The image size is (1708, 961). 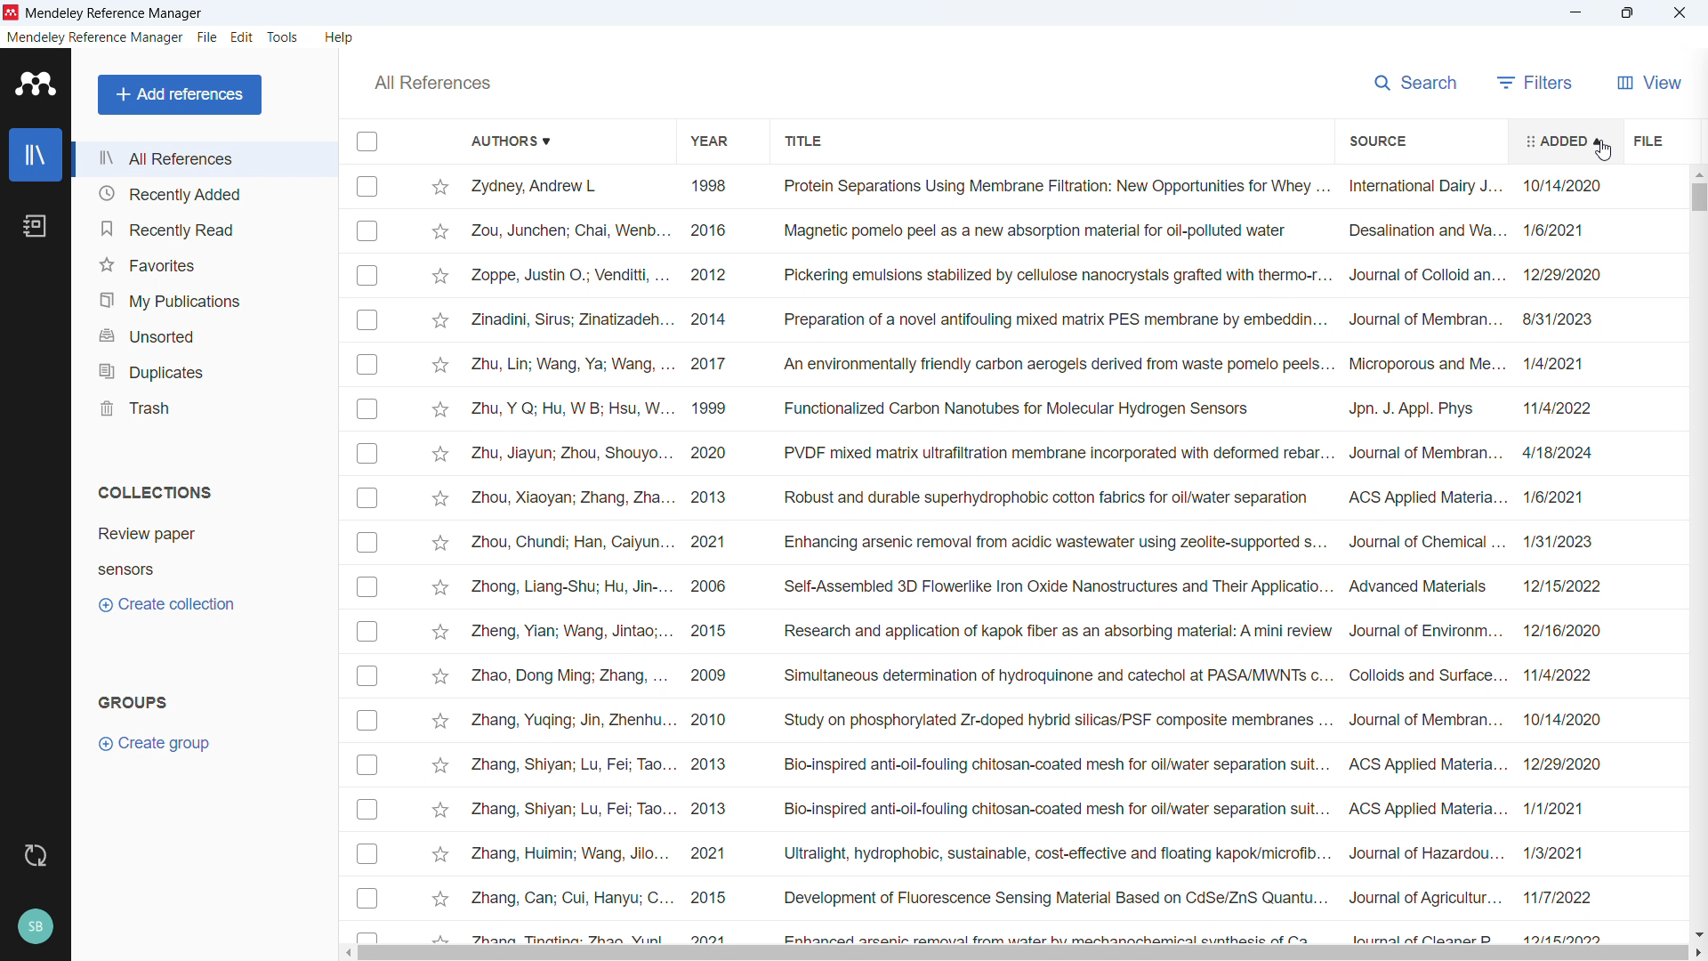 What do you see at coordinates (204, 262) in the screenshot?
I see `Favourites ` at bounding box center [204, 262].